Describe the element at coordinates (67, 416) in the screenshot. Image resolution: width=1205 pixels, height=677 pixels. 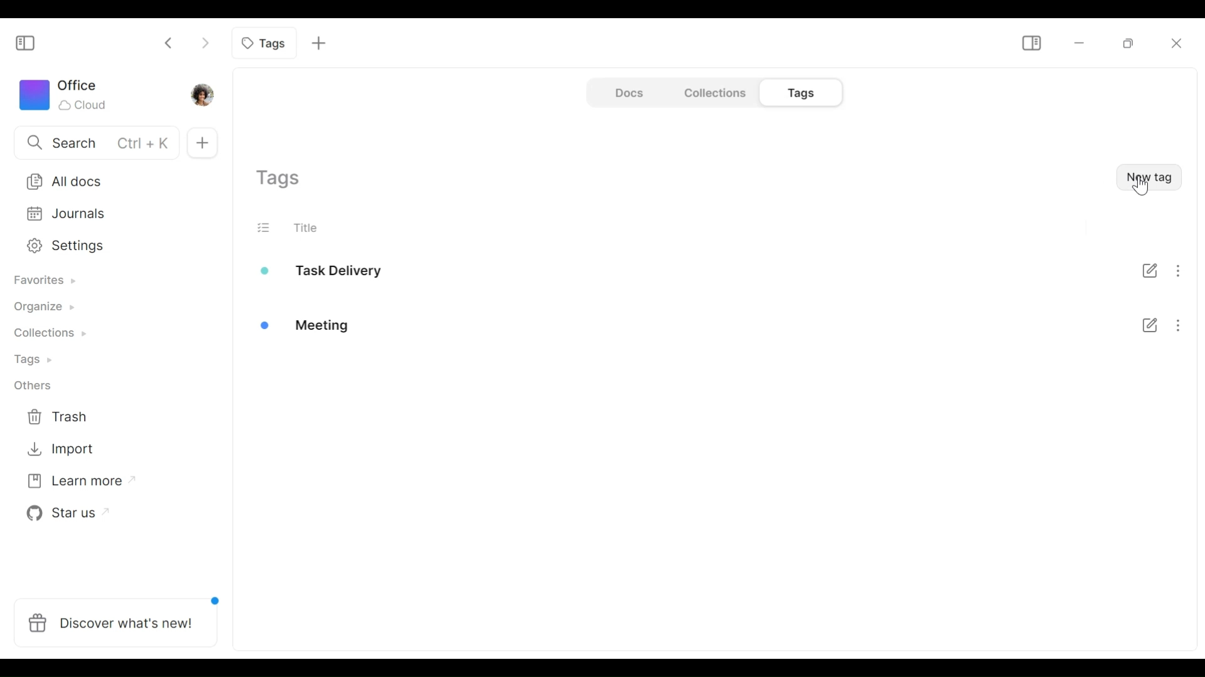
I see `Trash` at that location.